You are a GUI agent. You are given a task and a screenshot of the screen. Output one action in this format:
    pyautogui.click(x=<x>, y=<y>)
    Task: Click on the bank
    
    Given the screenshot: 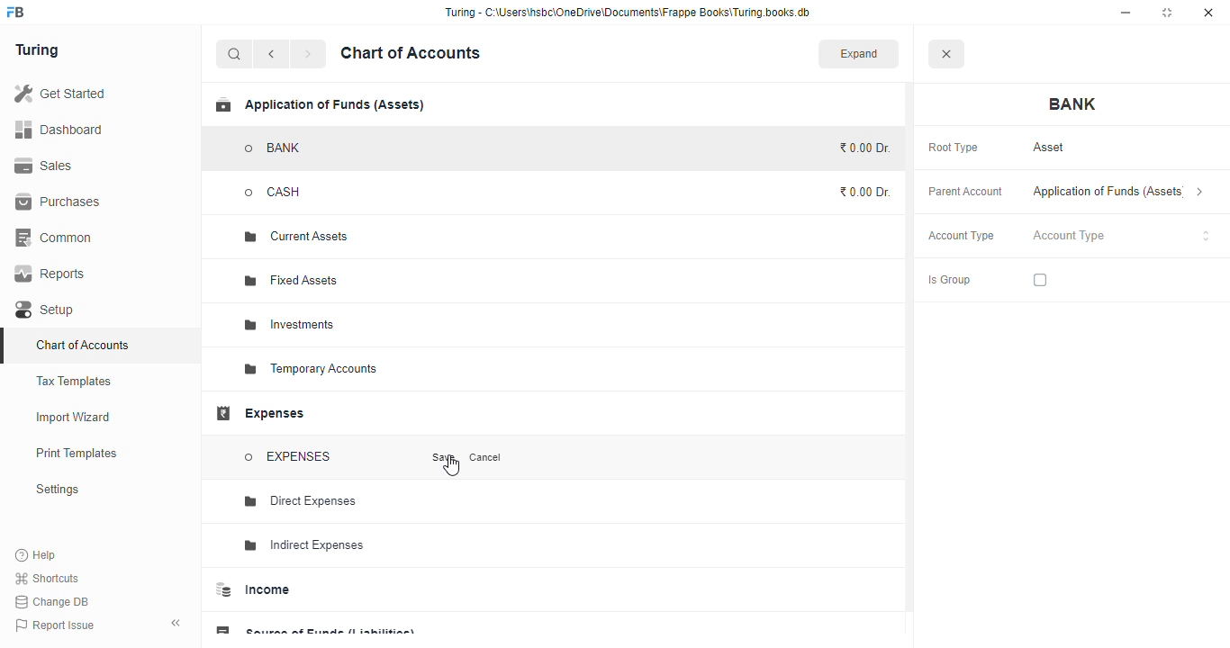 What is the action you would take?
    pyautogui.click(x=1073, y=104)
    